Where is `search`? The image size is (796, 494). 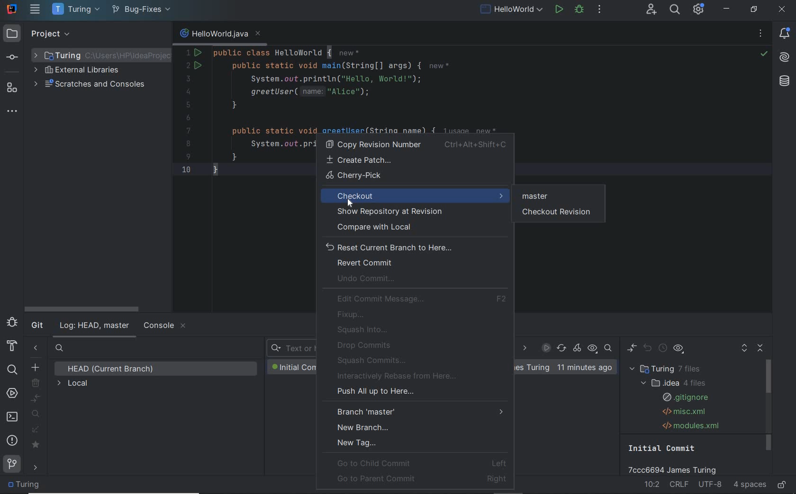 search is located at coordinates (11, 369).